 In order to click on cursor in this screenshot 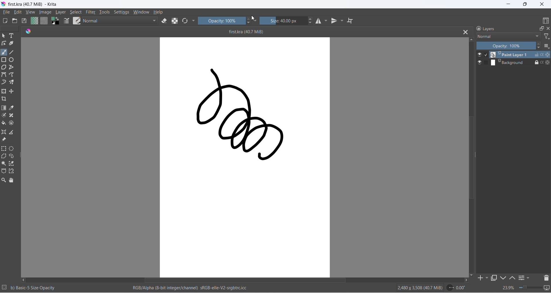, I will do `click(253, 18)`.